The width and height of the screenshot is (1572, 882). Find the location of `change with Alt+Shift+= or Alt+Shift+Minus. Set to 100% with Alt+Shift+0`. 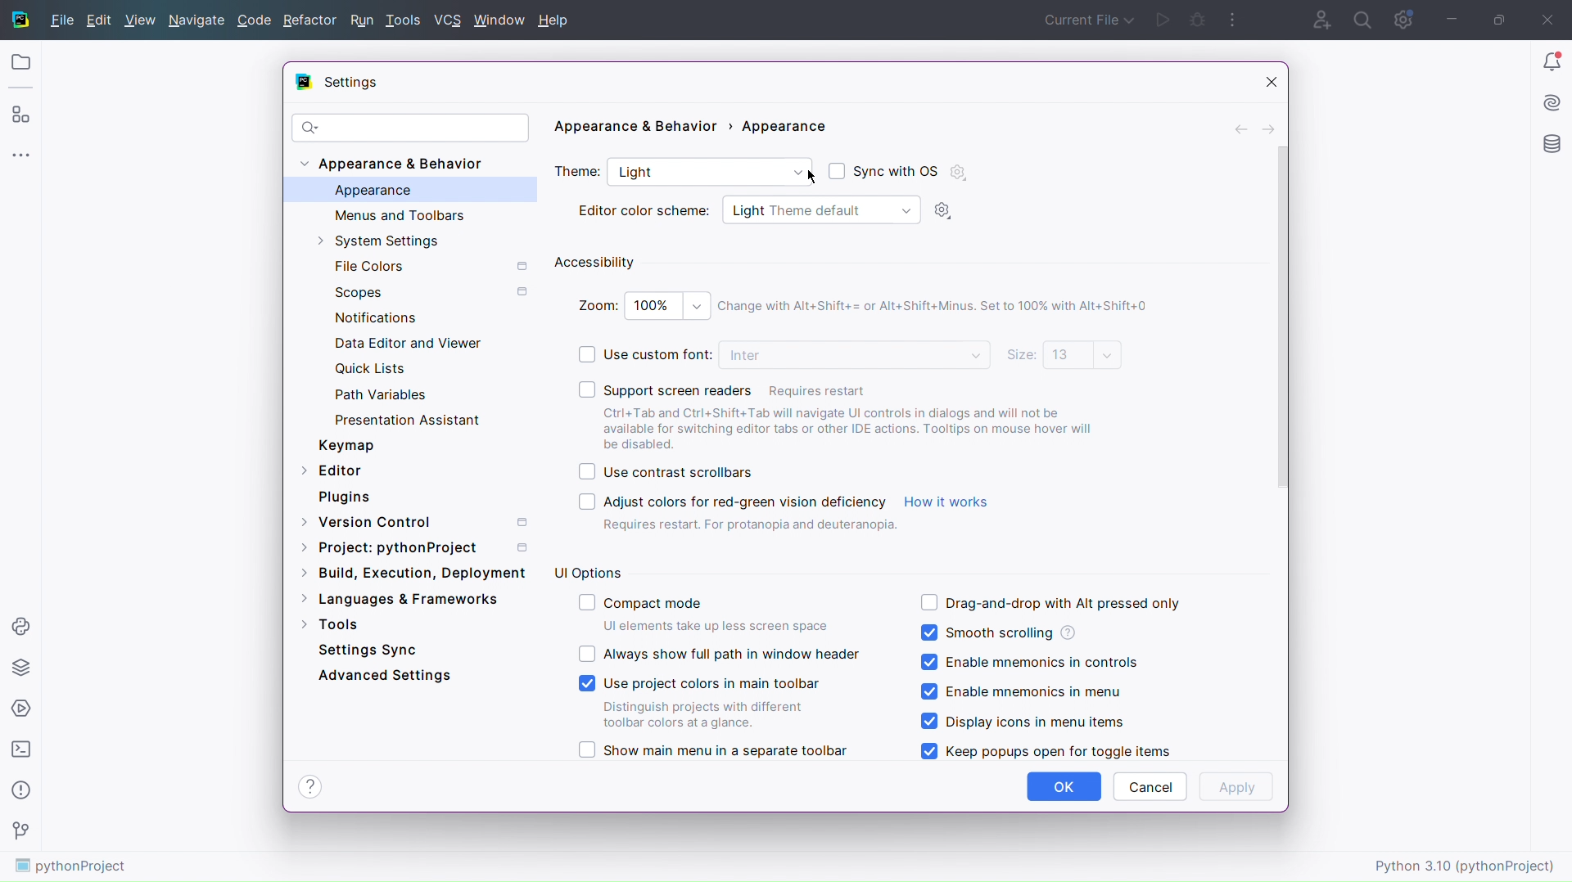

change with Alt+Shift+= or Alt+Shift+Minus. Set to 100% with Alt+Shift+0 is located at coordinates (945, 305).